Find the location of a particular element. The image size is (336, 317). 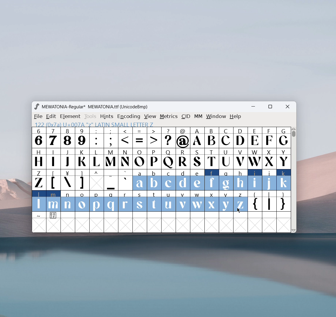

M is located at coordinates (111, 158).